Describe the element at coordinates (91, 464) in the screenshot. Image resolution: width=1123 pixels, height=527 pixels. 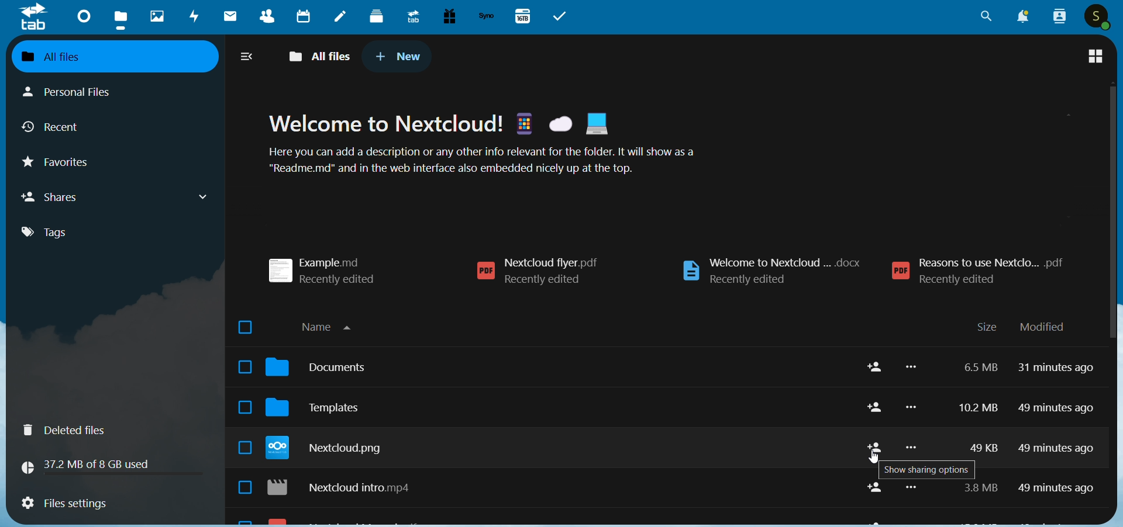
I see `storage` at that location.